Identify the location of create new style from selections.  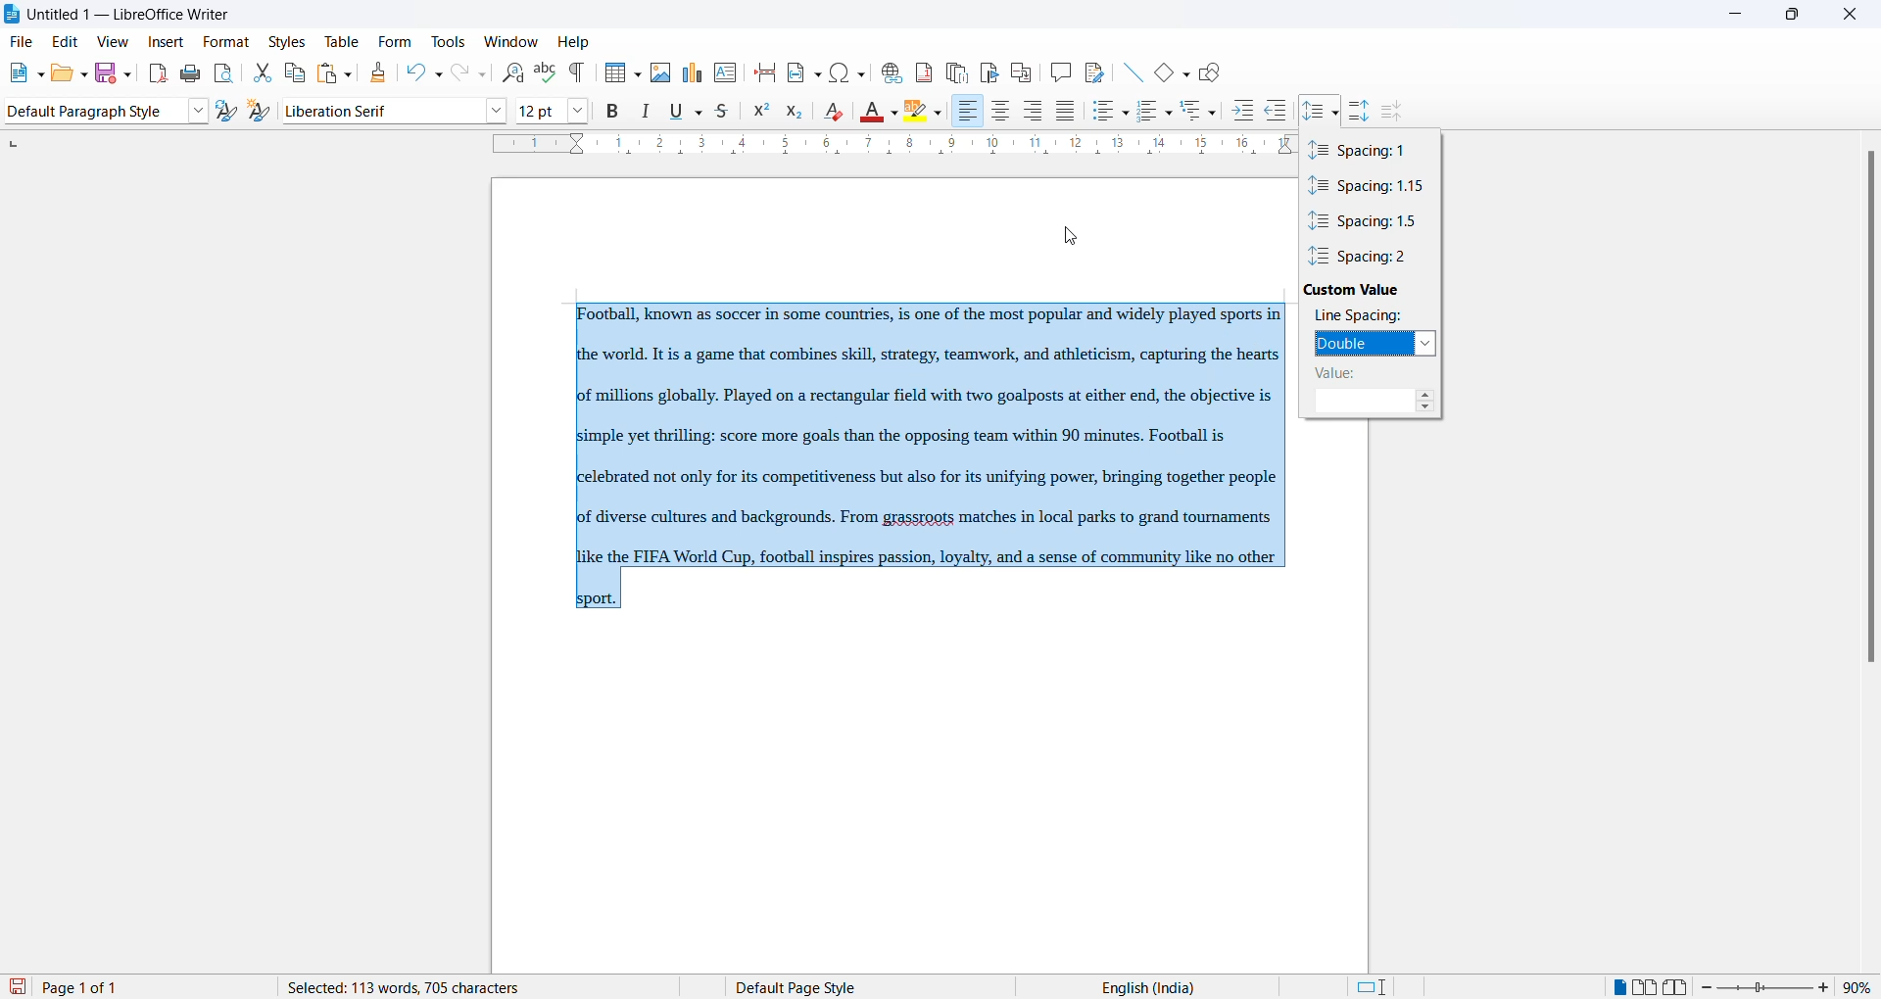
(260, 111).